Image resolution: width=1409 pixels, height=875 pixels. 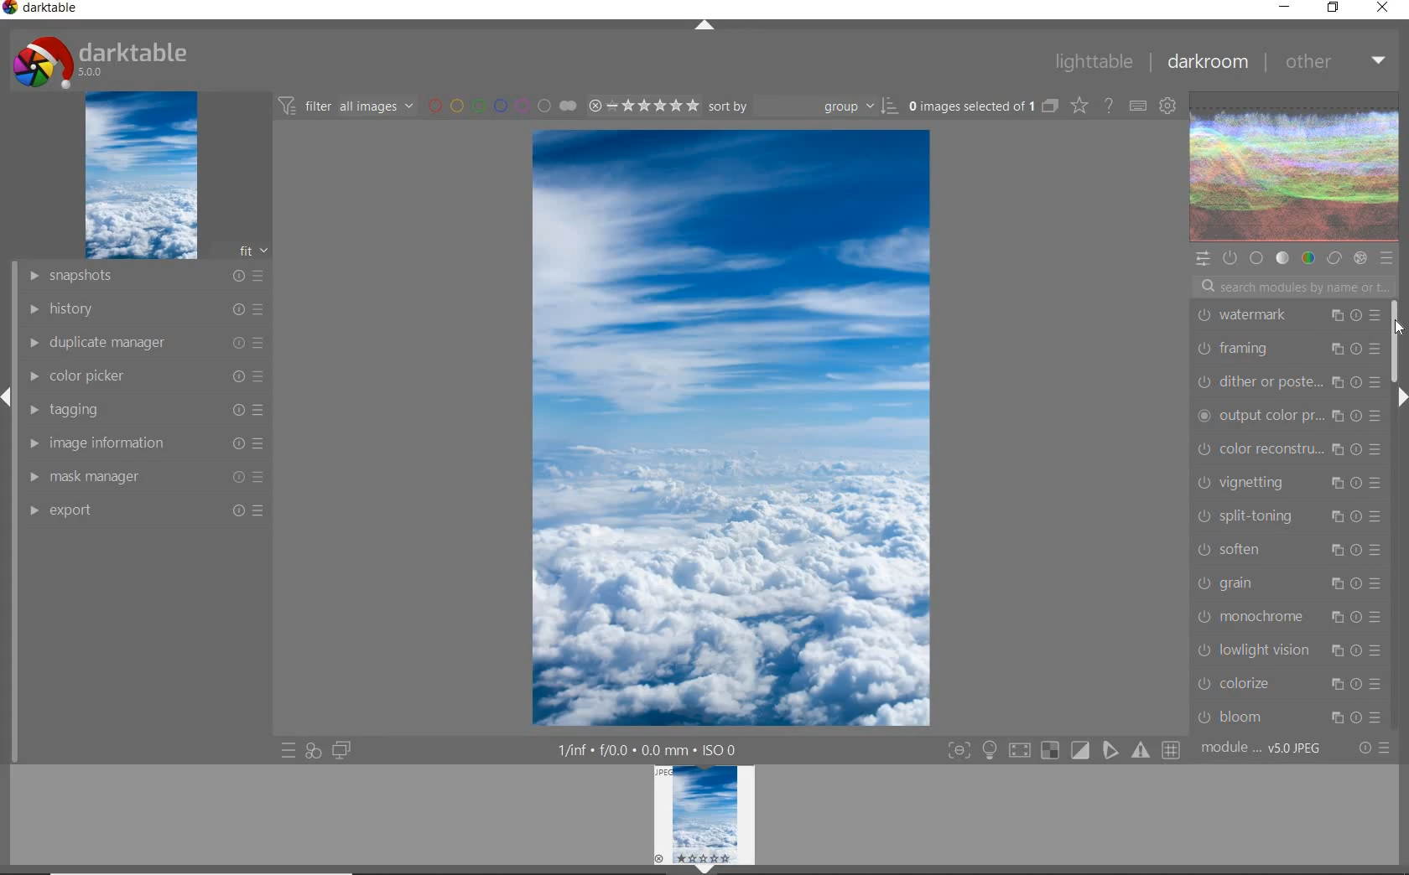 I want to click on BLOOM, so click(x=1287, y=717).